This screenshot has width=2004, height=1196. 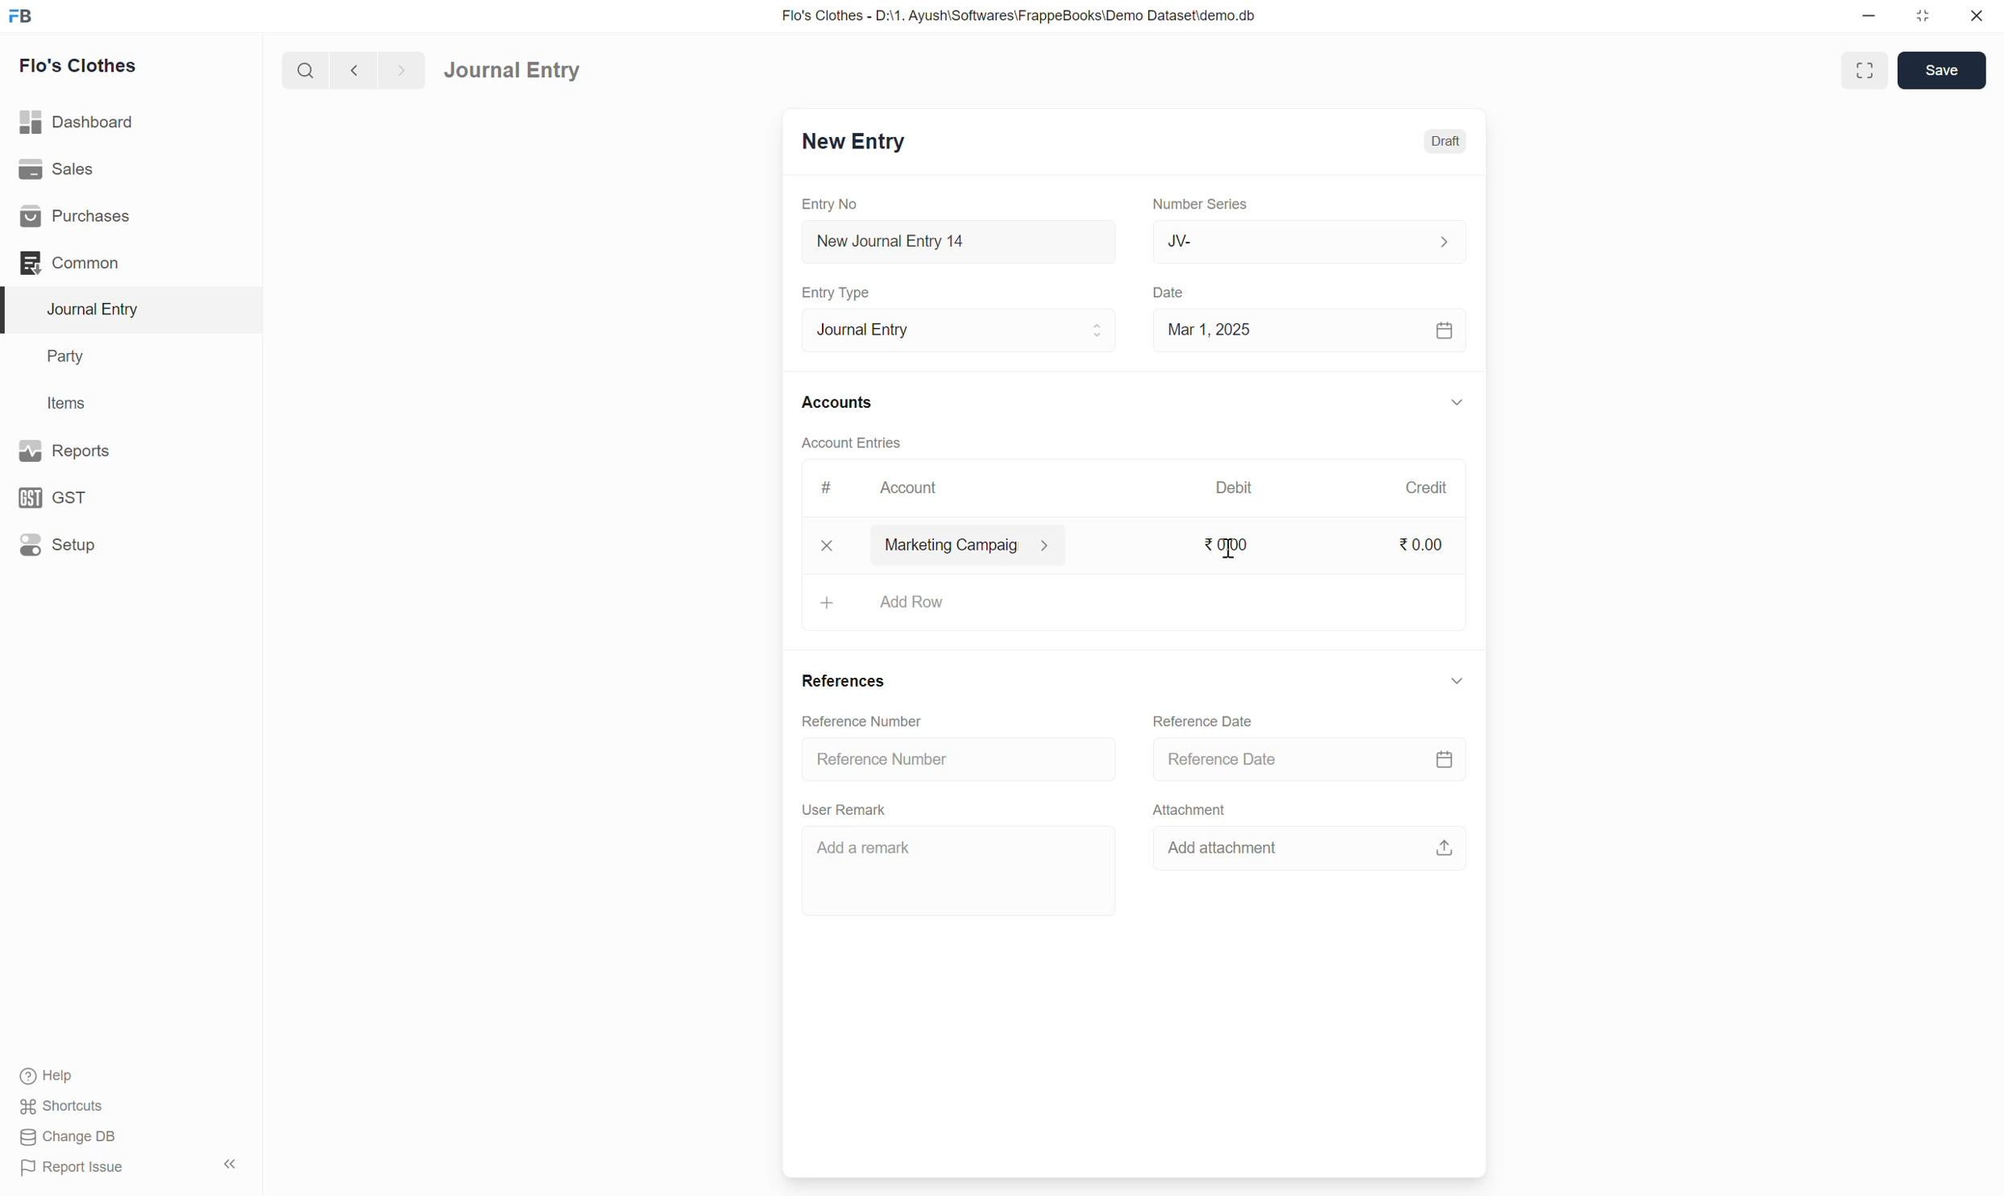 What do you see at coordinates (959, 329) in the screenshot?
I see `Journal Entry` at bounding box center [959, 329].